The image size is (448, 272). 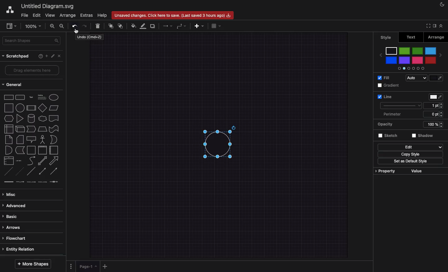 What do you see at coordinates (382, 78) in the screenshot?
I see `Fill` at bounding box center [382, 78].